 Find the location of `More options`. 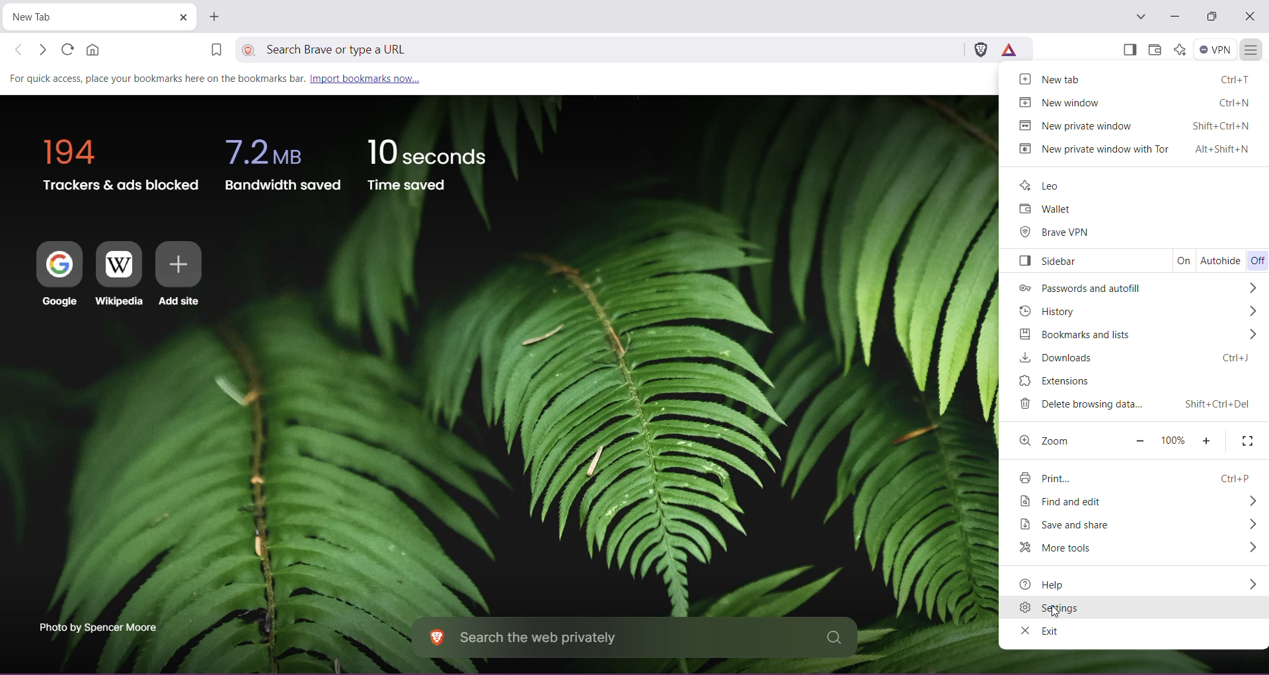

More options is located at coordinates (1249, 524).